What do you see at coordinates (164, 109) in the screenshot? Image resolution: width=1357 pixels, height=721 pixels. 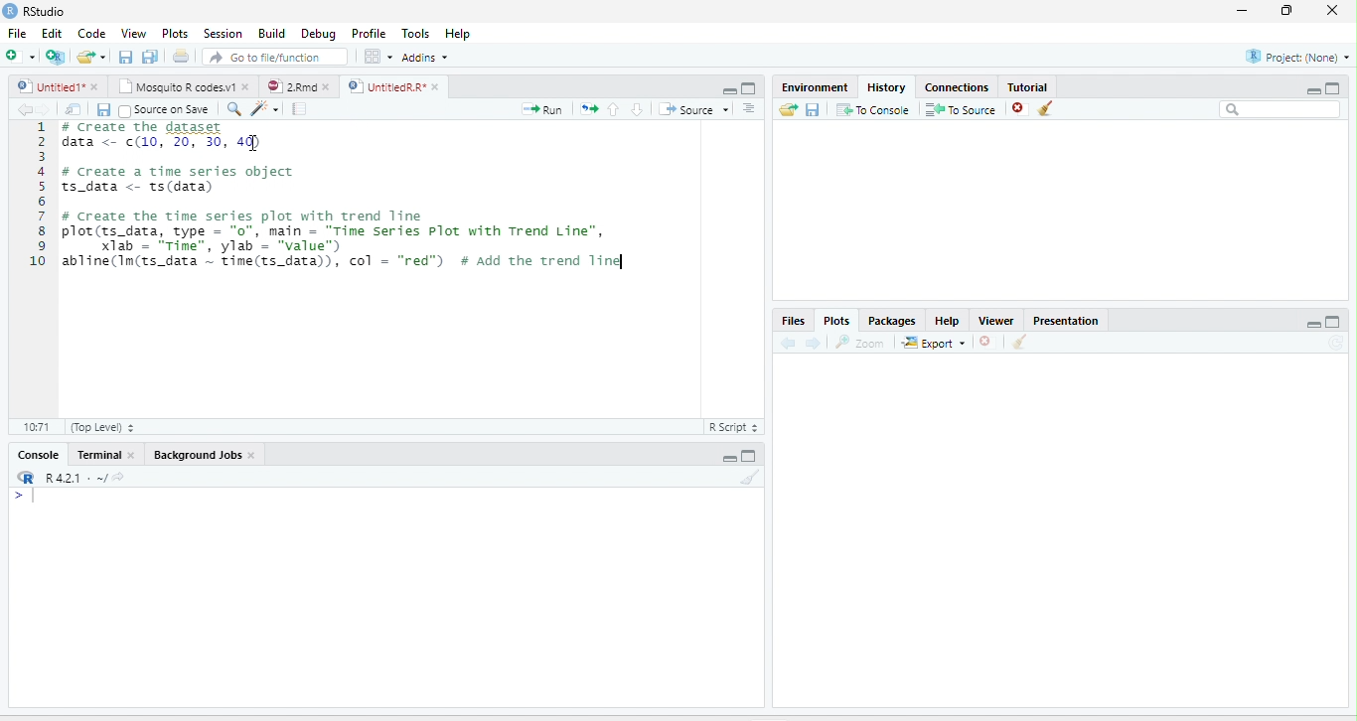 I see `Source on Save` at bounding box center [164, 109].